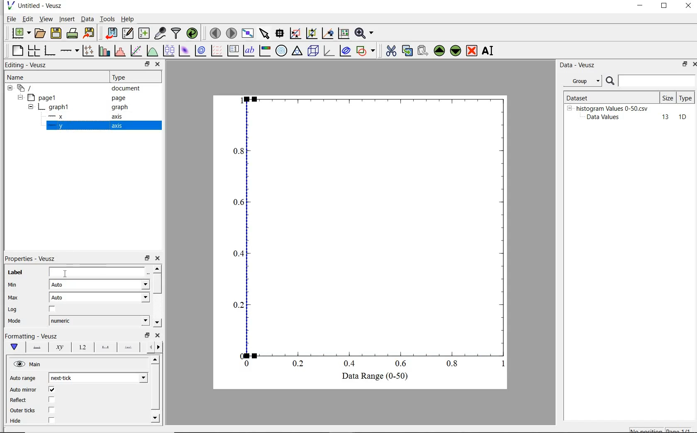 This screenshot has width=697, height=433. I want to click on tick label, so click(82, 348).